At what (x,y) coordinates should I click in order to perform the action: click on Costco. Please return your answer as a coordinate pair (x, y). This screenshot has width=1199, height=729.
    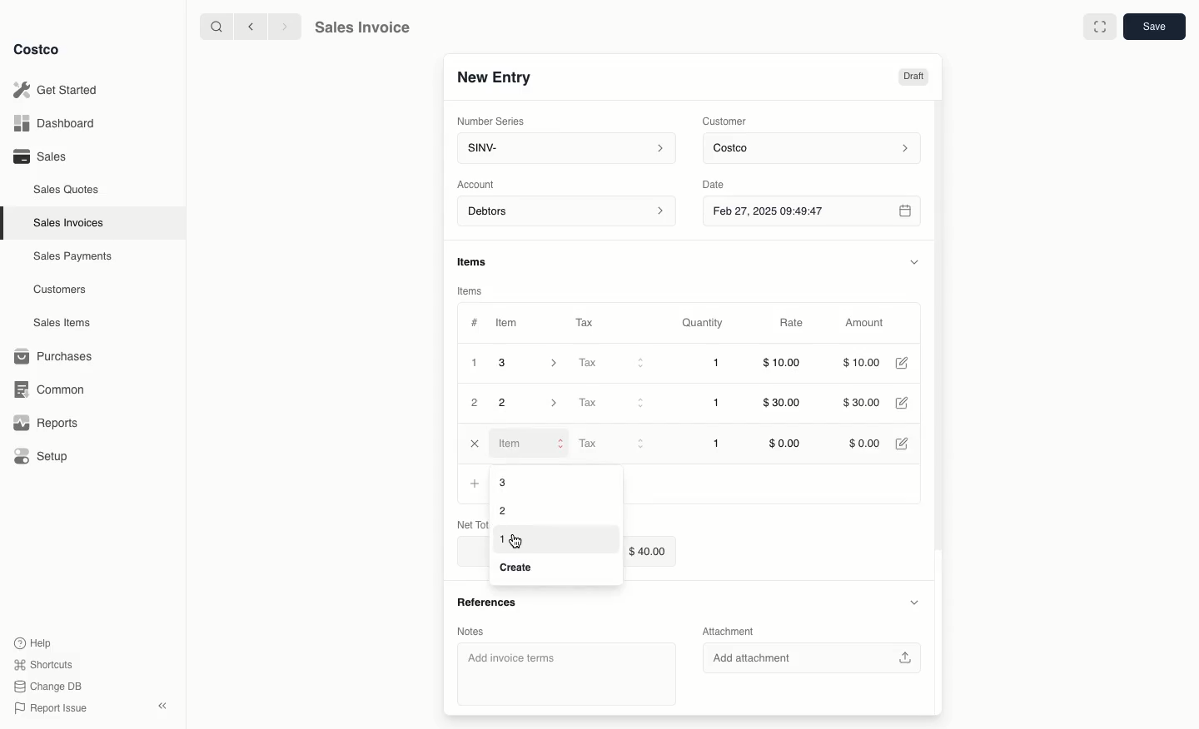
    Looking at the image, I should click on (37, 50).